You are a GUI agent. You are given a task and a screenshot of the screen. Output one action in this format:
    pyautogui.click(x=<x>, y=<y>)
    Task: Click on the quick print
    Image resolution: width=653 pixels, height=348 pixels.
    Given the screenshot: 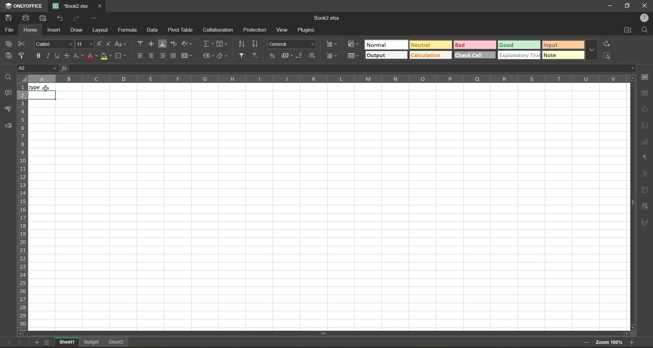 What is the action you would take?
    pyautogui.click(x=43, y=18)
    